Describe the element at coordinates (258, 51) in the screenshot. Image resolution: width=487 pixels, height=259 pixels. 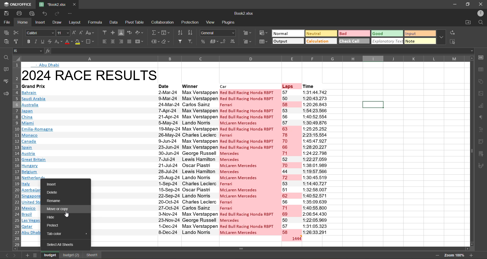
I see `formula bar` at that location.